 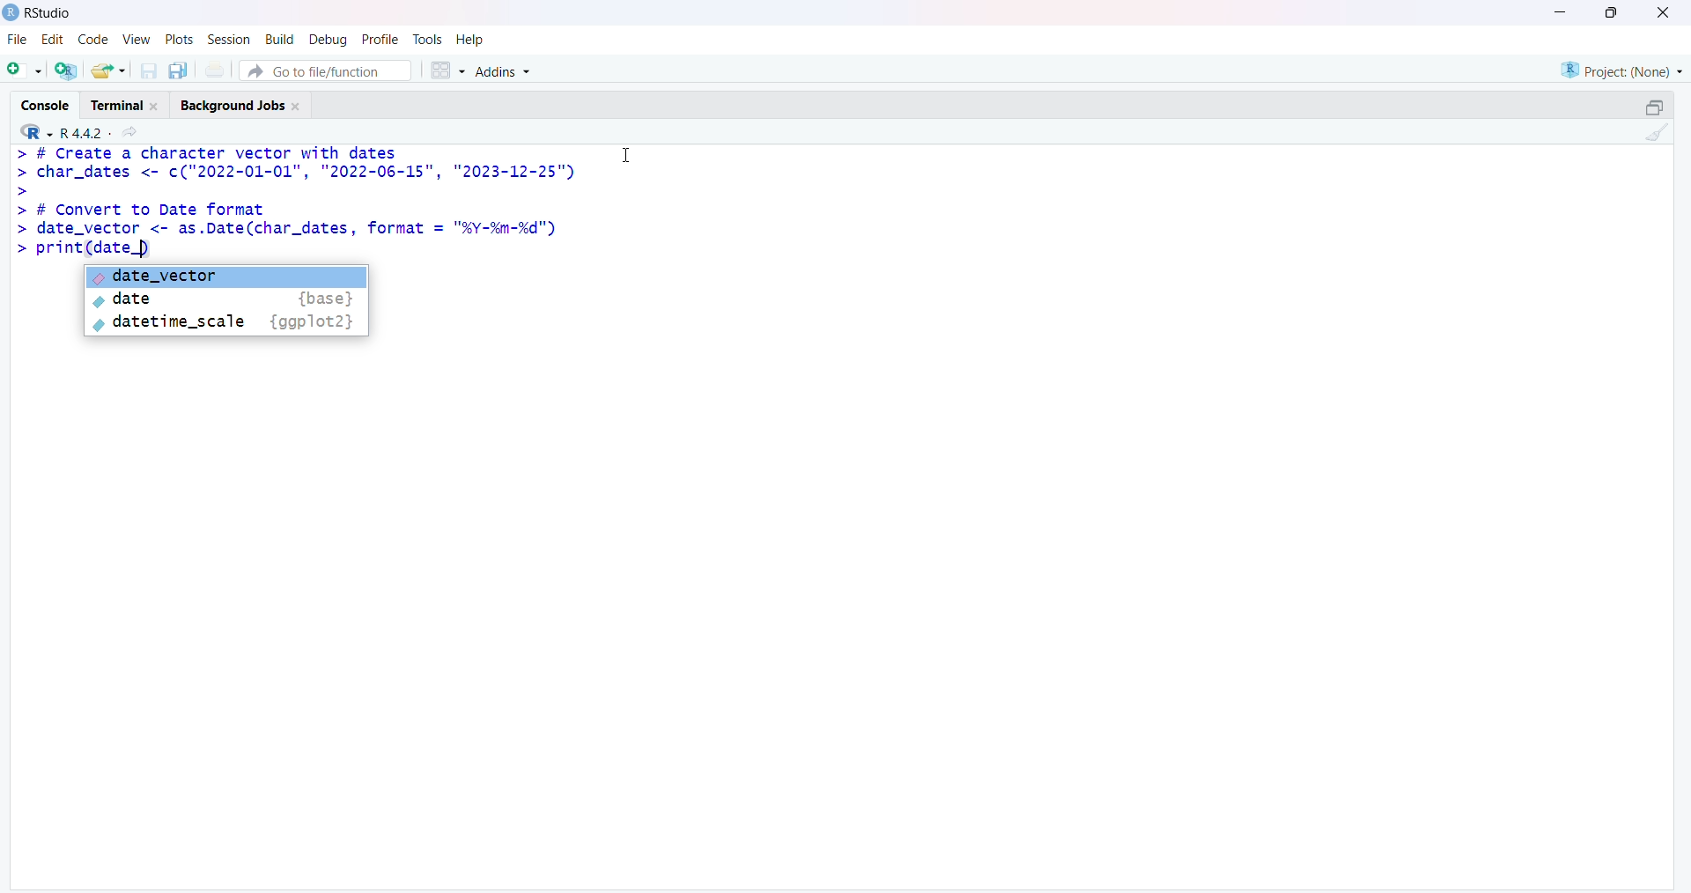 I want to click on New File, so click(x=25, y=69).